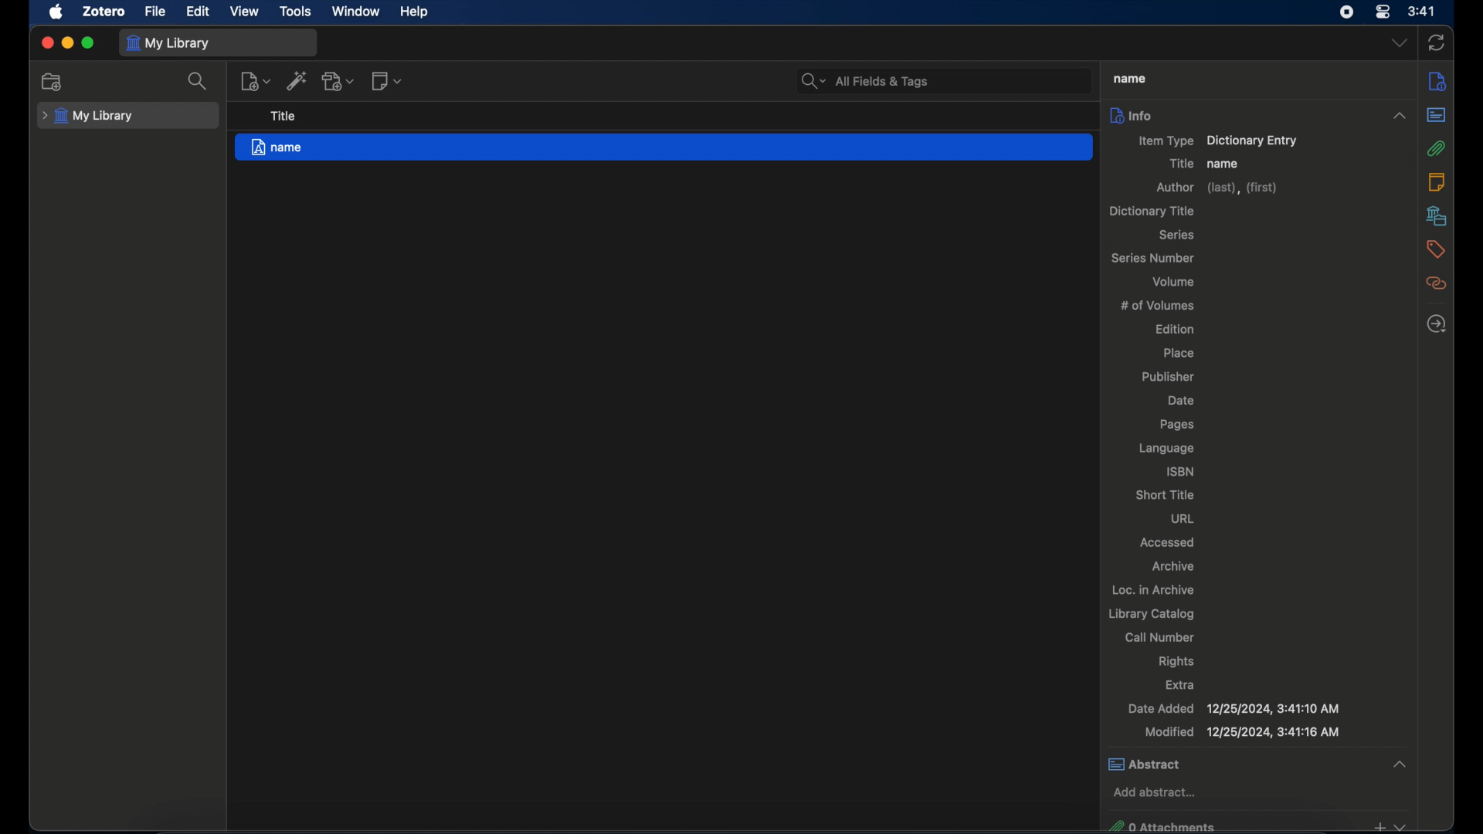 Image resolution: width=1483 pixels, height=834 pixels. I want to click on info, so click(1131, 114).